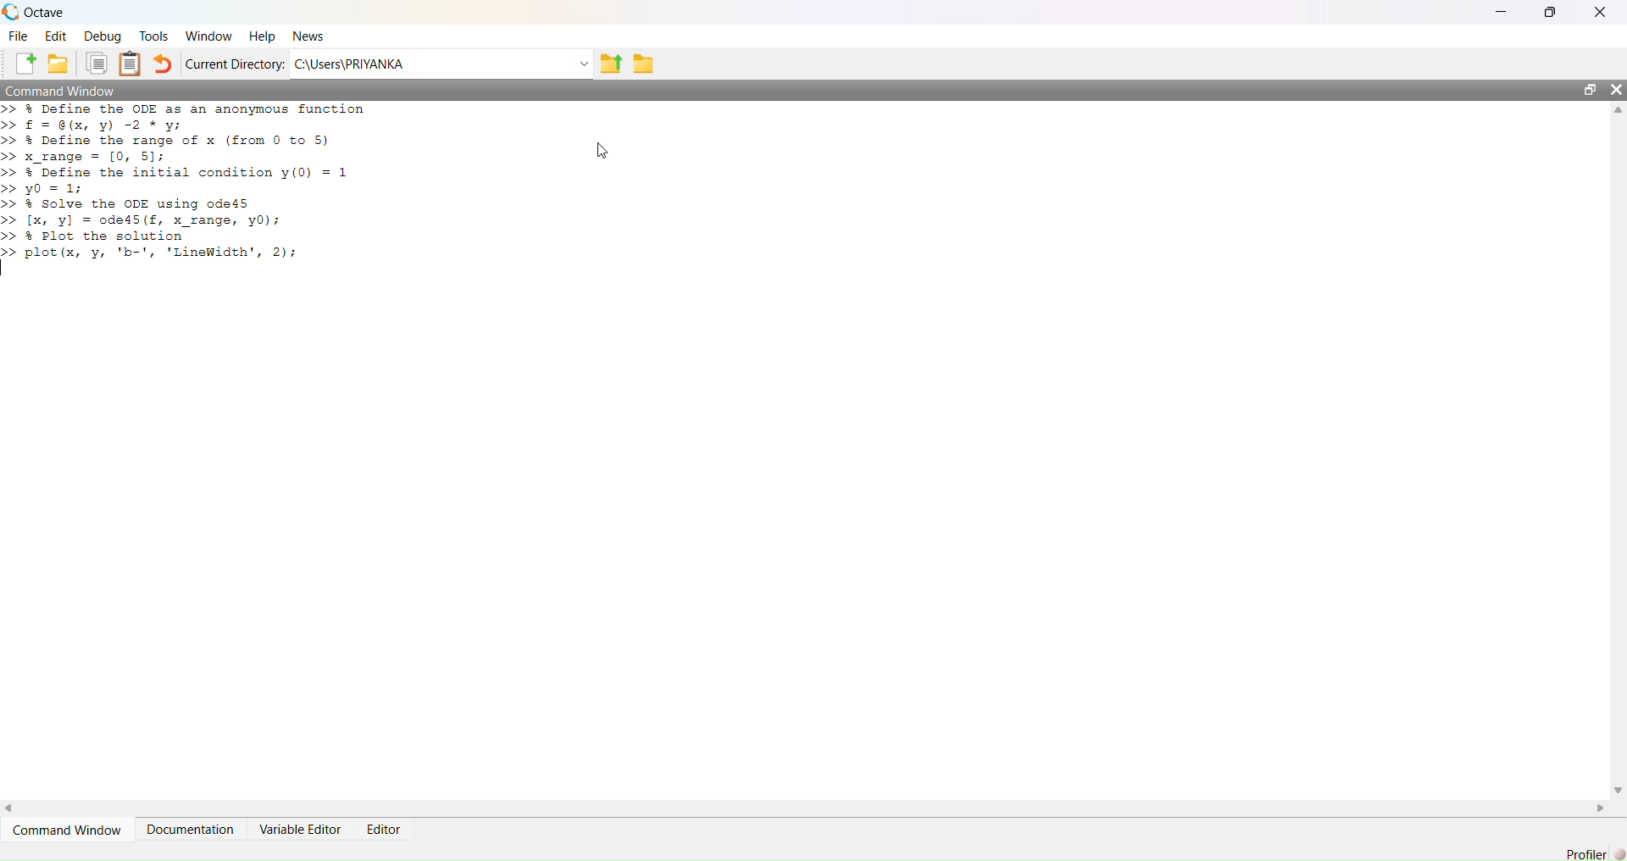 The image size is (1627, 861). What do you see at coordinates (603, 152) in the screenshot?
I see `cursor` at bounding box center [603, 152].